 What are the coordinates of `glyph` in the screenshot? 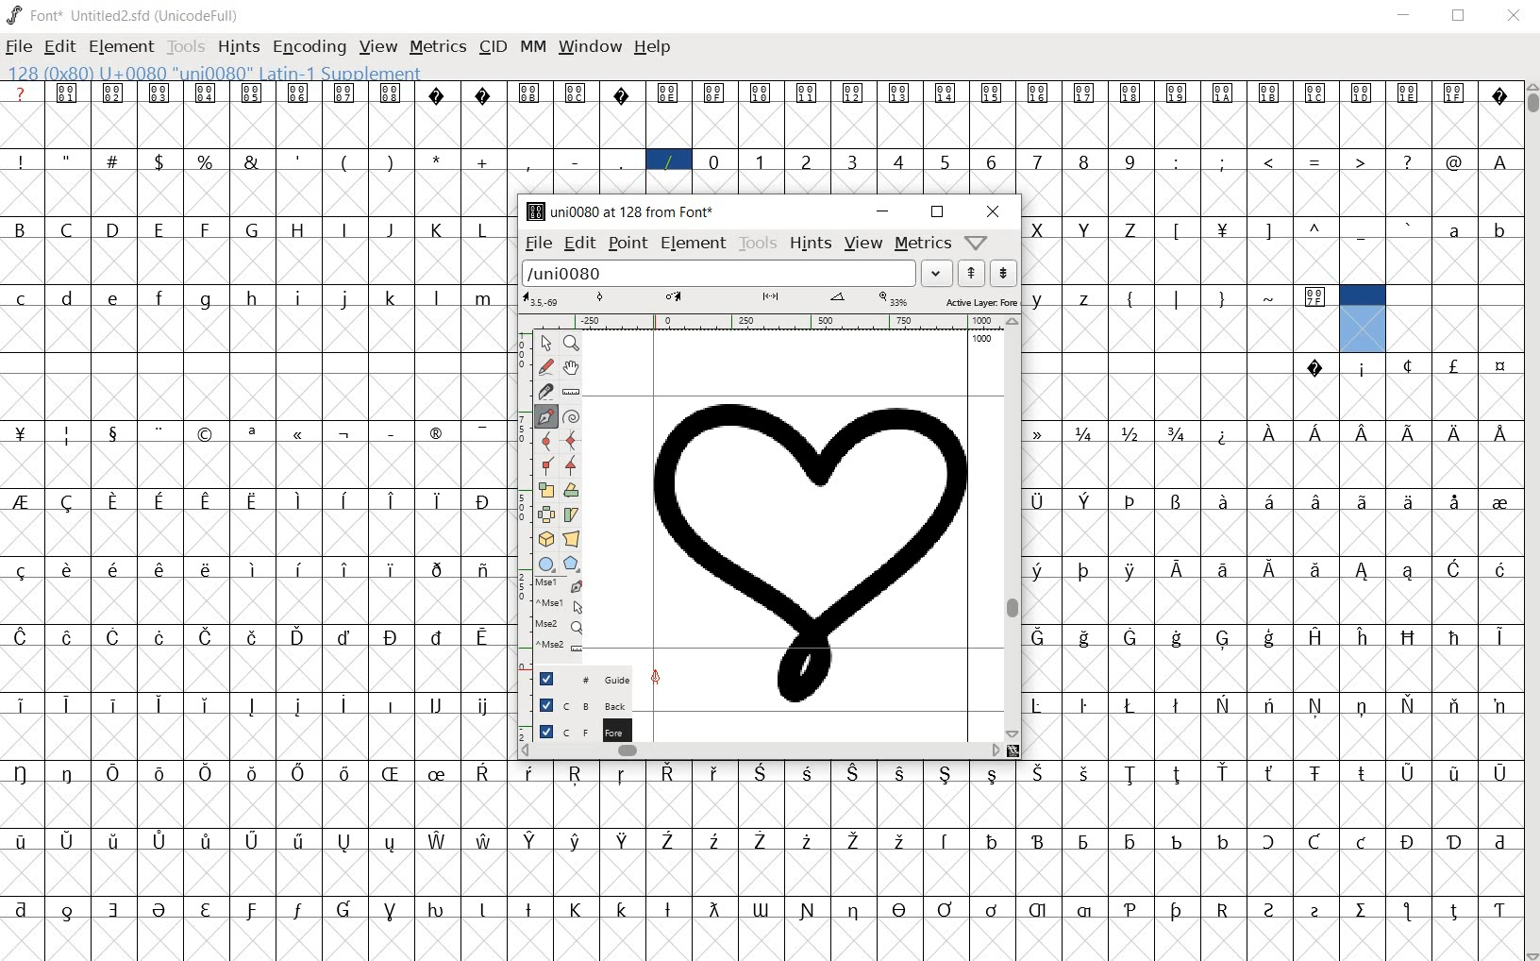 It's located at (760, 910).